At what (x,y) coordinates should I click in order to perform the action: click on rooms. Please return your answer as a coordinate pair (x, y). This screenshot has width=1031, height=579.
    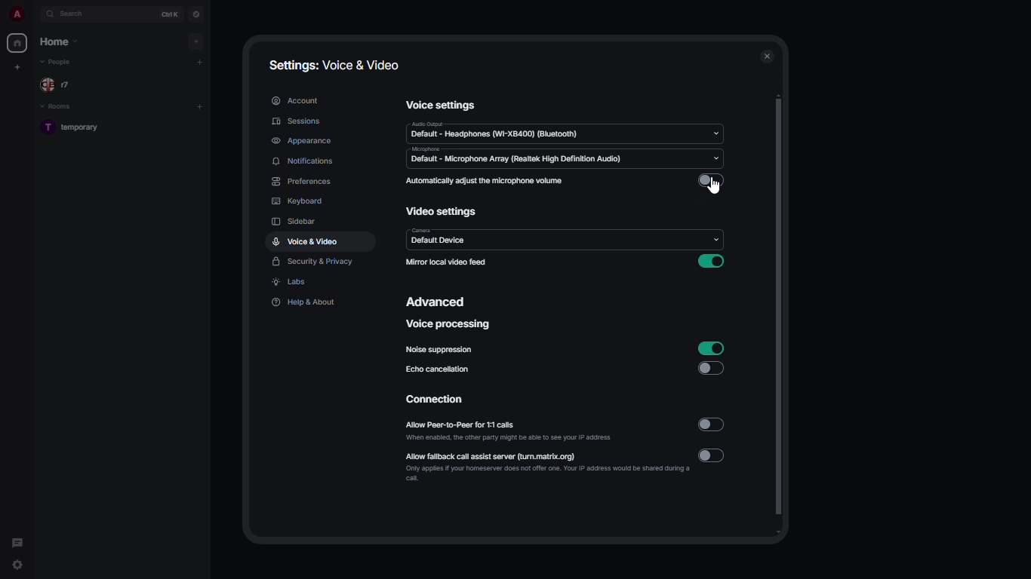
    Looking at the image, I should click on (59, 108).